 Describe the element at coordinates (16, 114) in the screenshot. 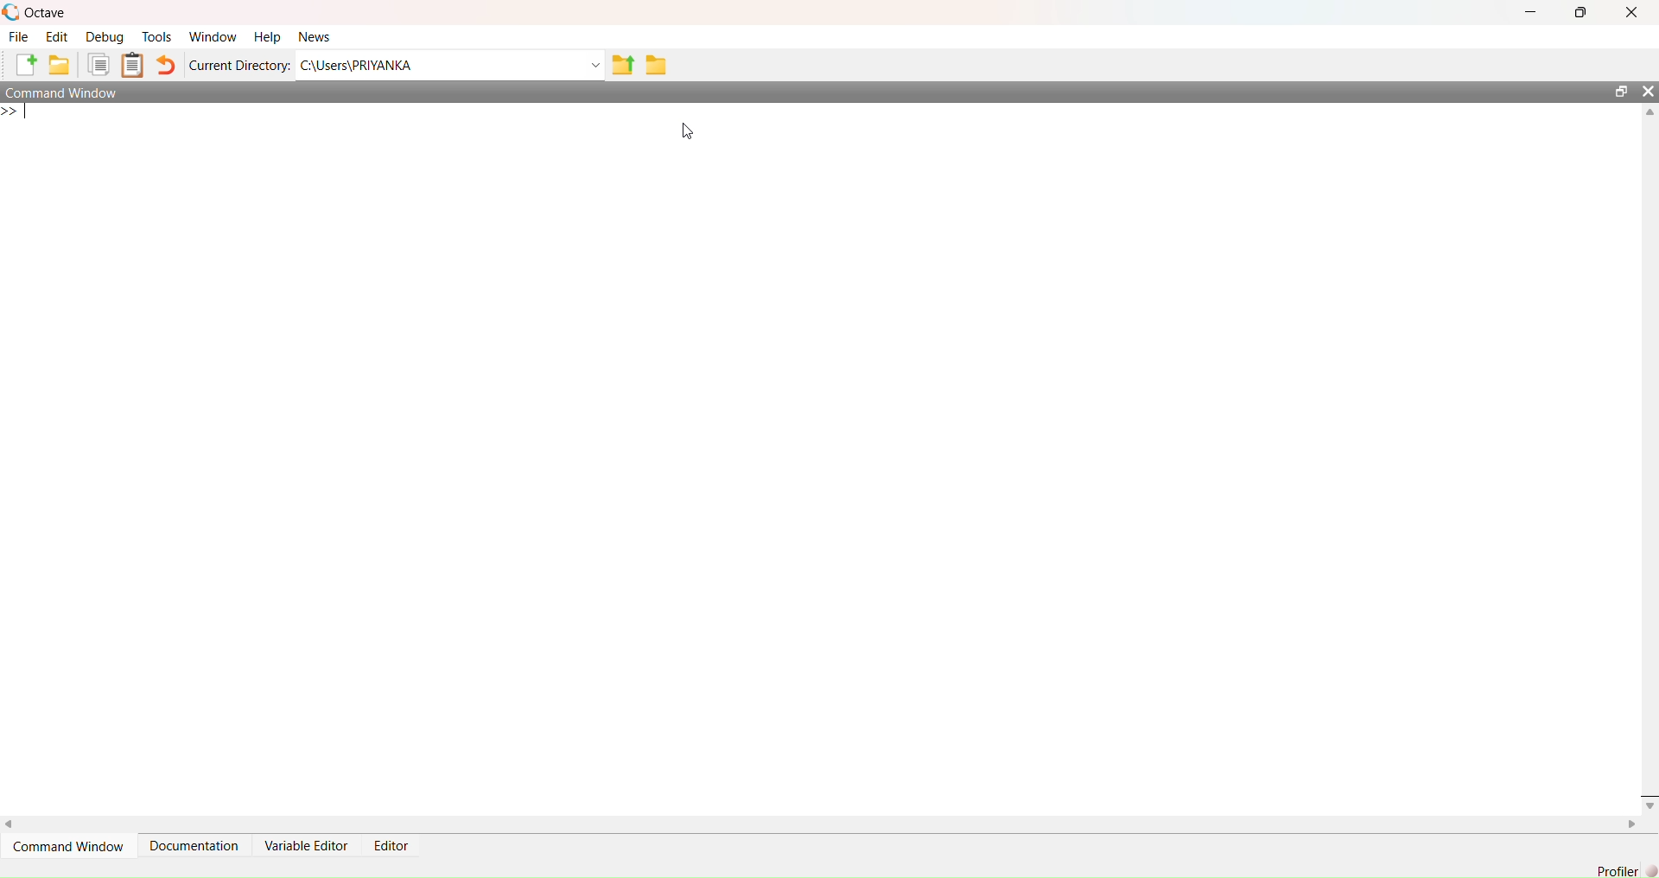

I see `Prompt cursor` at that location.